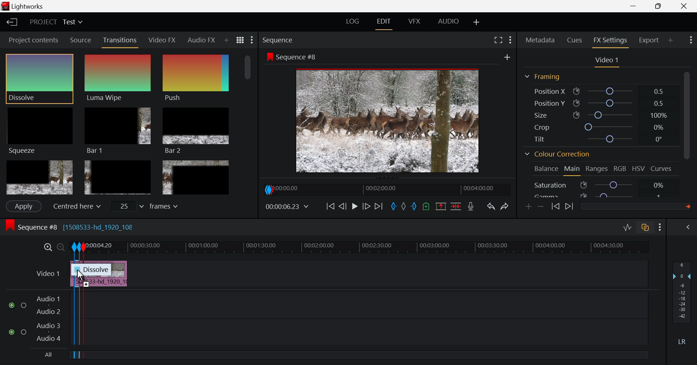  What do you see at coordinates (601, 103) in the screenshot?
I see `Position Y` at bounding box center [601, 103].